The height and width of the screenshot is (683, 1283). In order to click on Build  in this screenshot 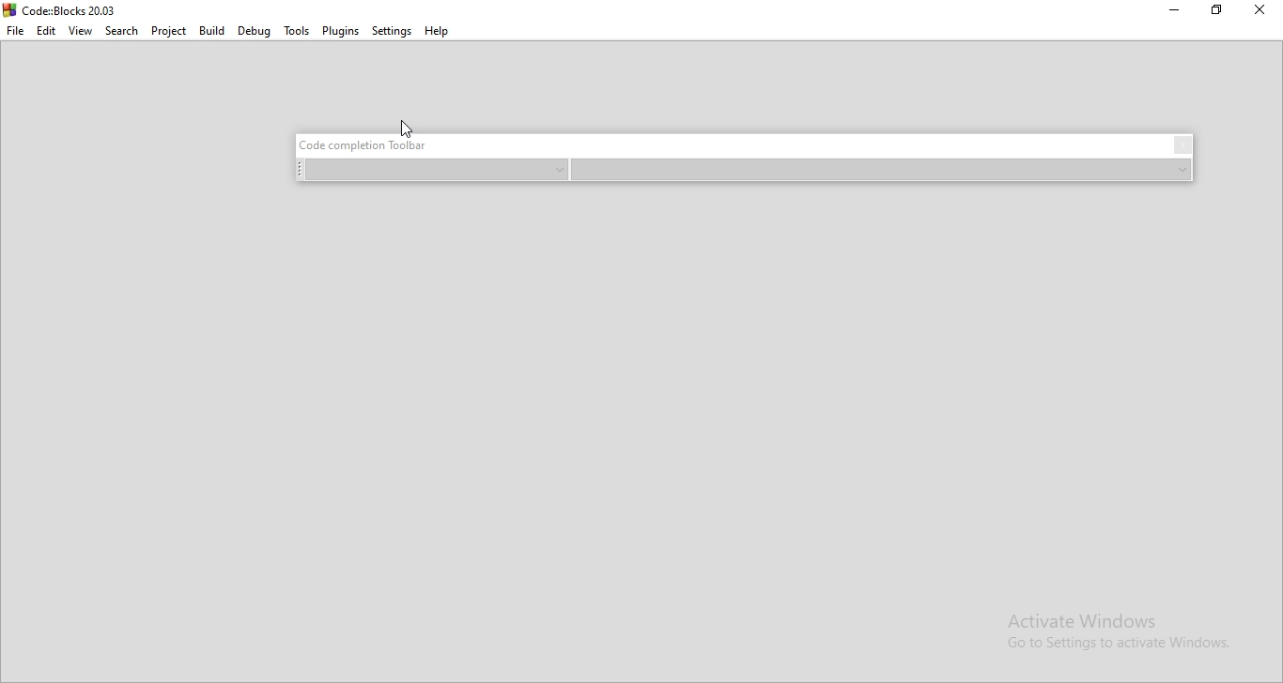, I will do `click(209, 31)`.